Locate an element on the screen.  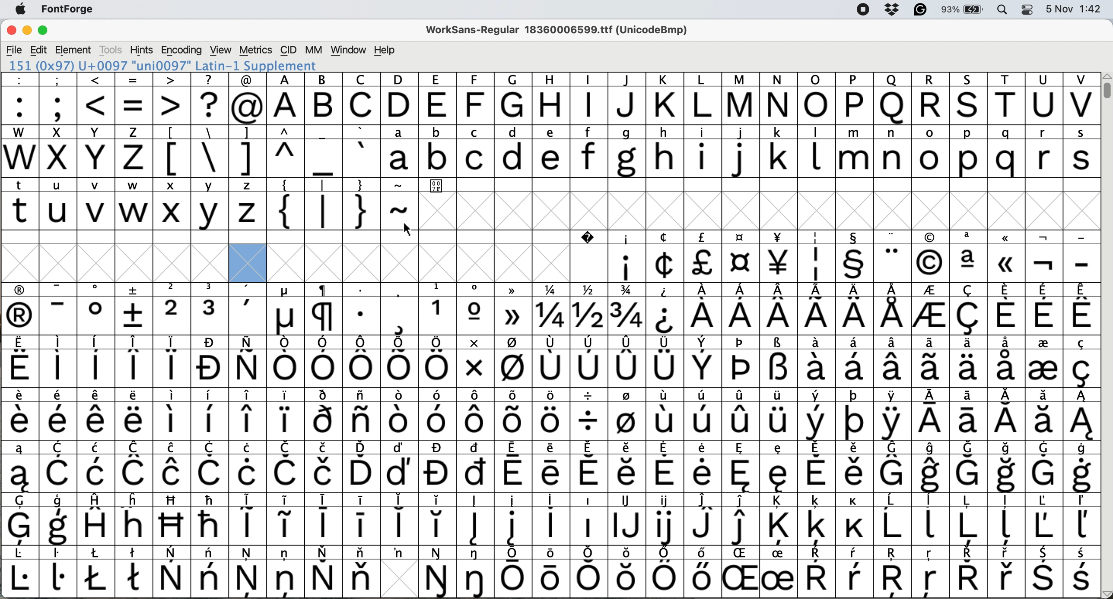
m is located at coordinates (852, 152).